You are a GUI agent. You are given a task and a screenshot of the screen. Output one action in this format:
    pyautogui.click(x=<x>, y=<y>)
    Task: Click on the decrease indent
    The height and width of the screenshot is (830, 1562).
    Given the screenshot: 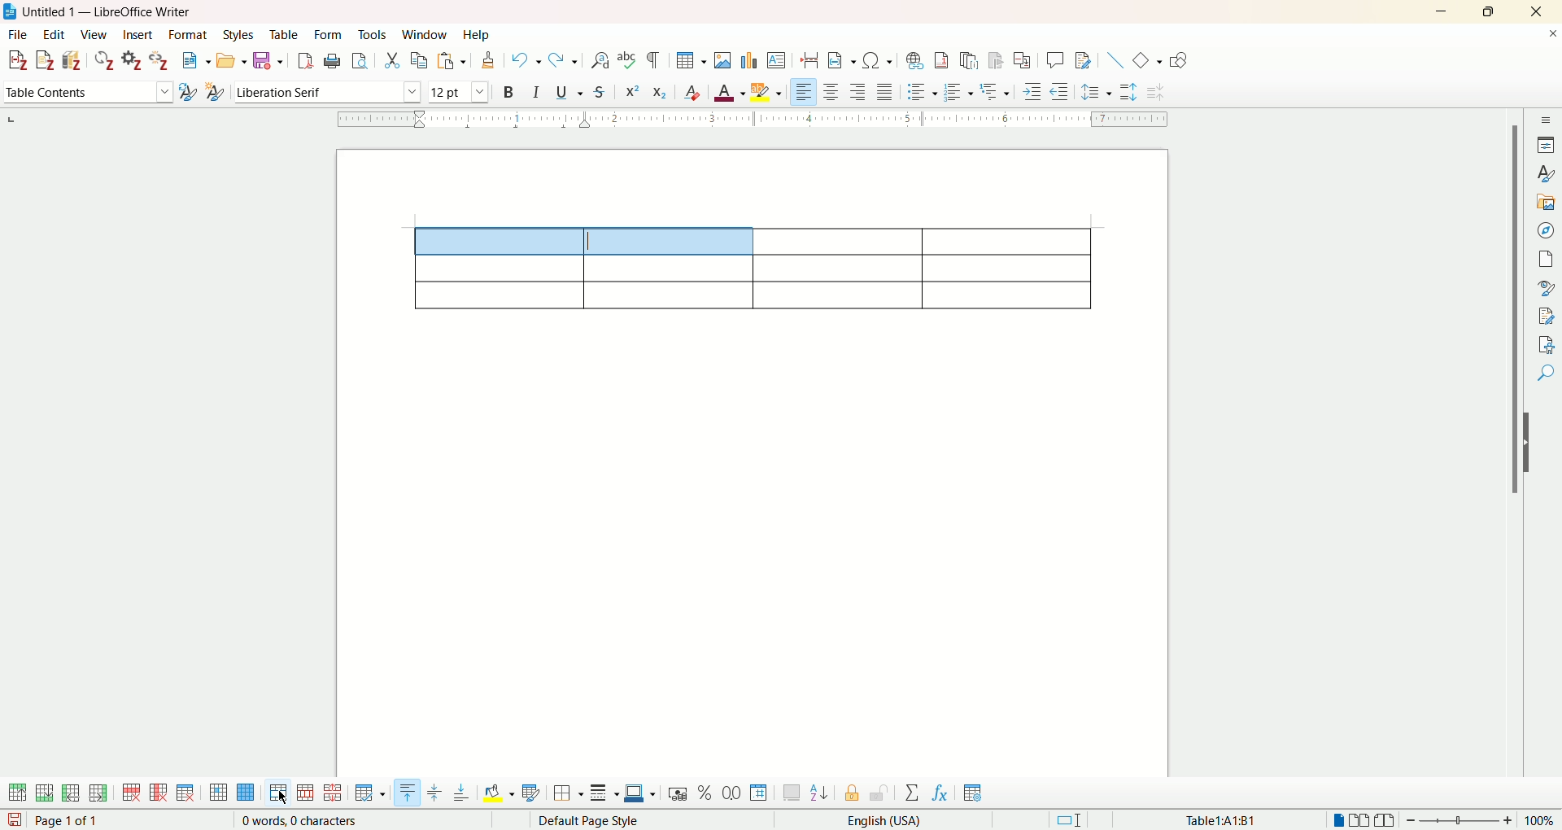 What is the action you would take?
    pyautogui.click(x=1061, y=94)
    